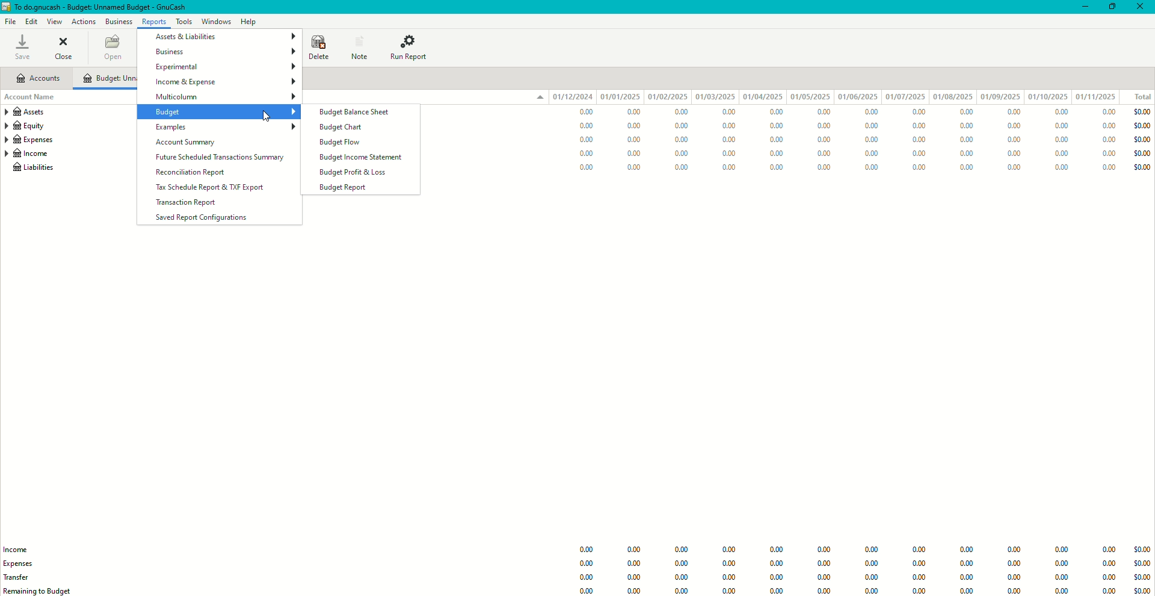 This screenshot has width=1155, height=596. Describe the element at coordinates (218, 21) in the screenshot. I see `Windows` at that location.